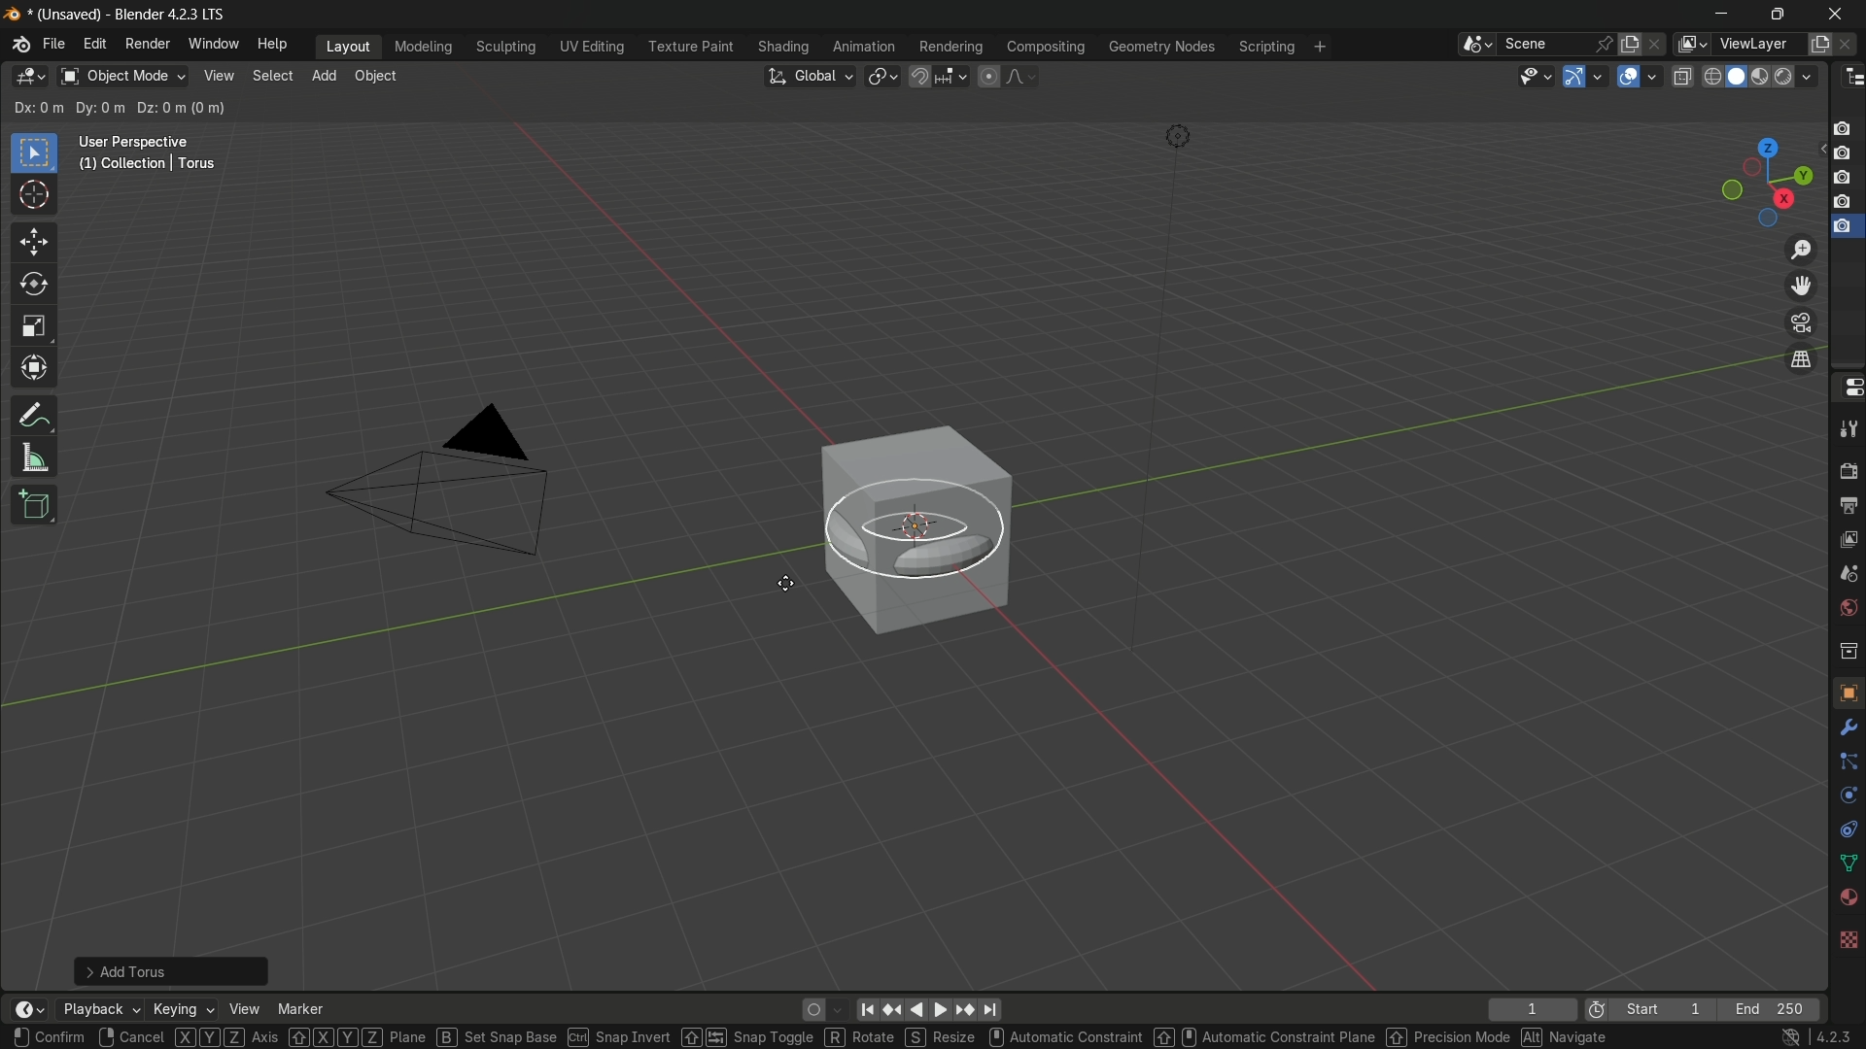  Describe the element at coordinates (424, 48) in the screenshot. I see `modeling` at that location.